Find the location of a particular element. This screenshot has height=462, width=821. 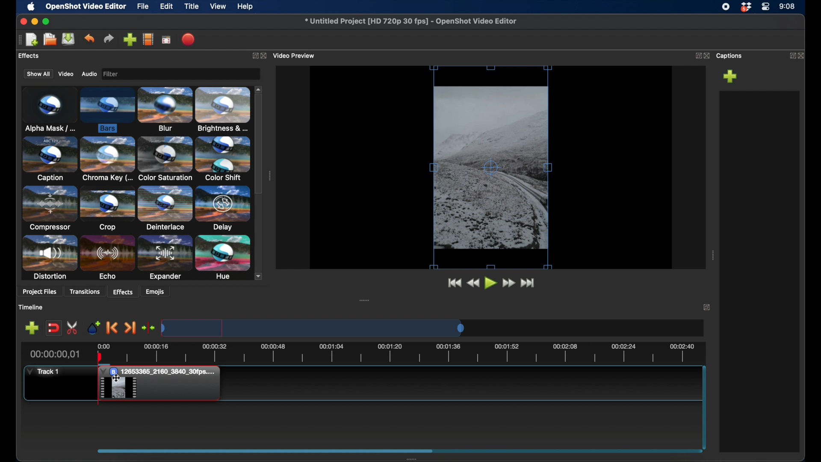

new project is located at coordinates (32, 39).